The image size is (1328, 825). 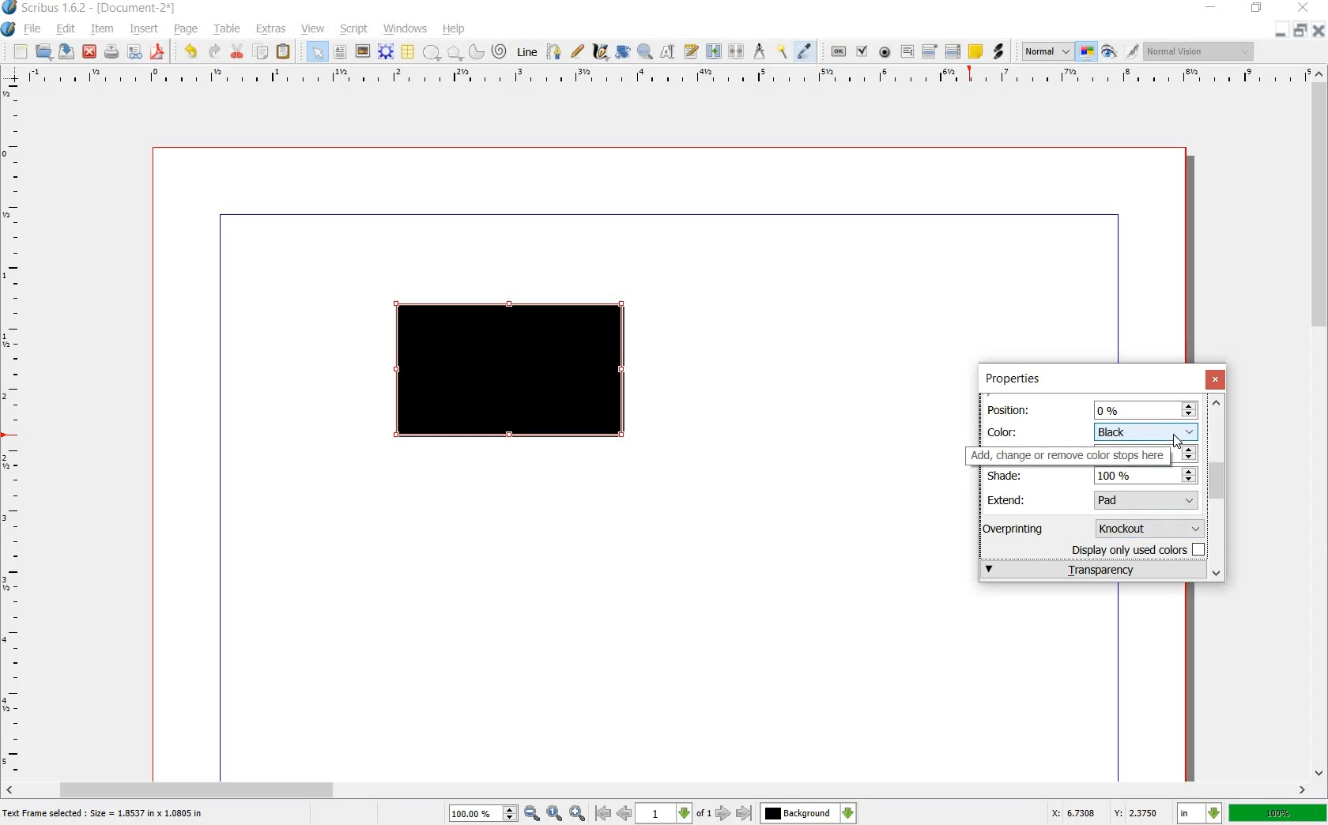 I want to click on polygon, so click(x=452, y=52).